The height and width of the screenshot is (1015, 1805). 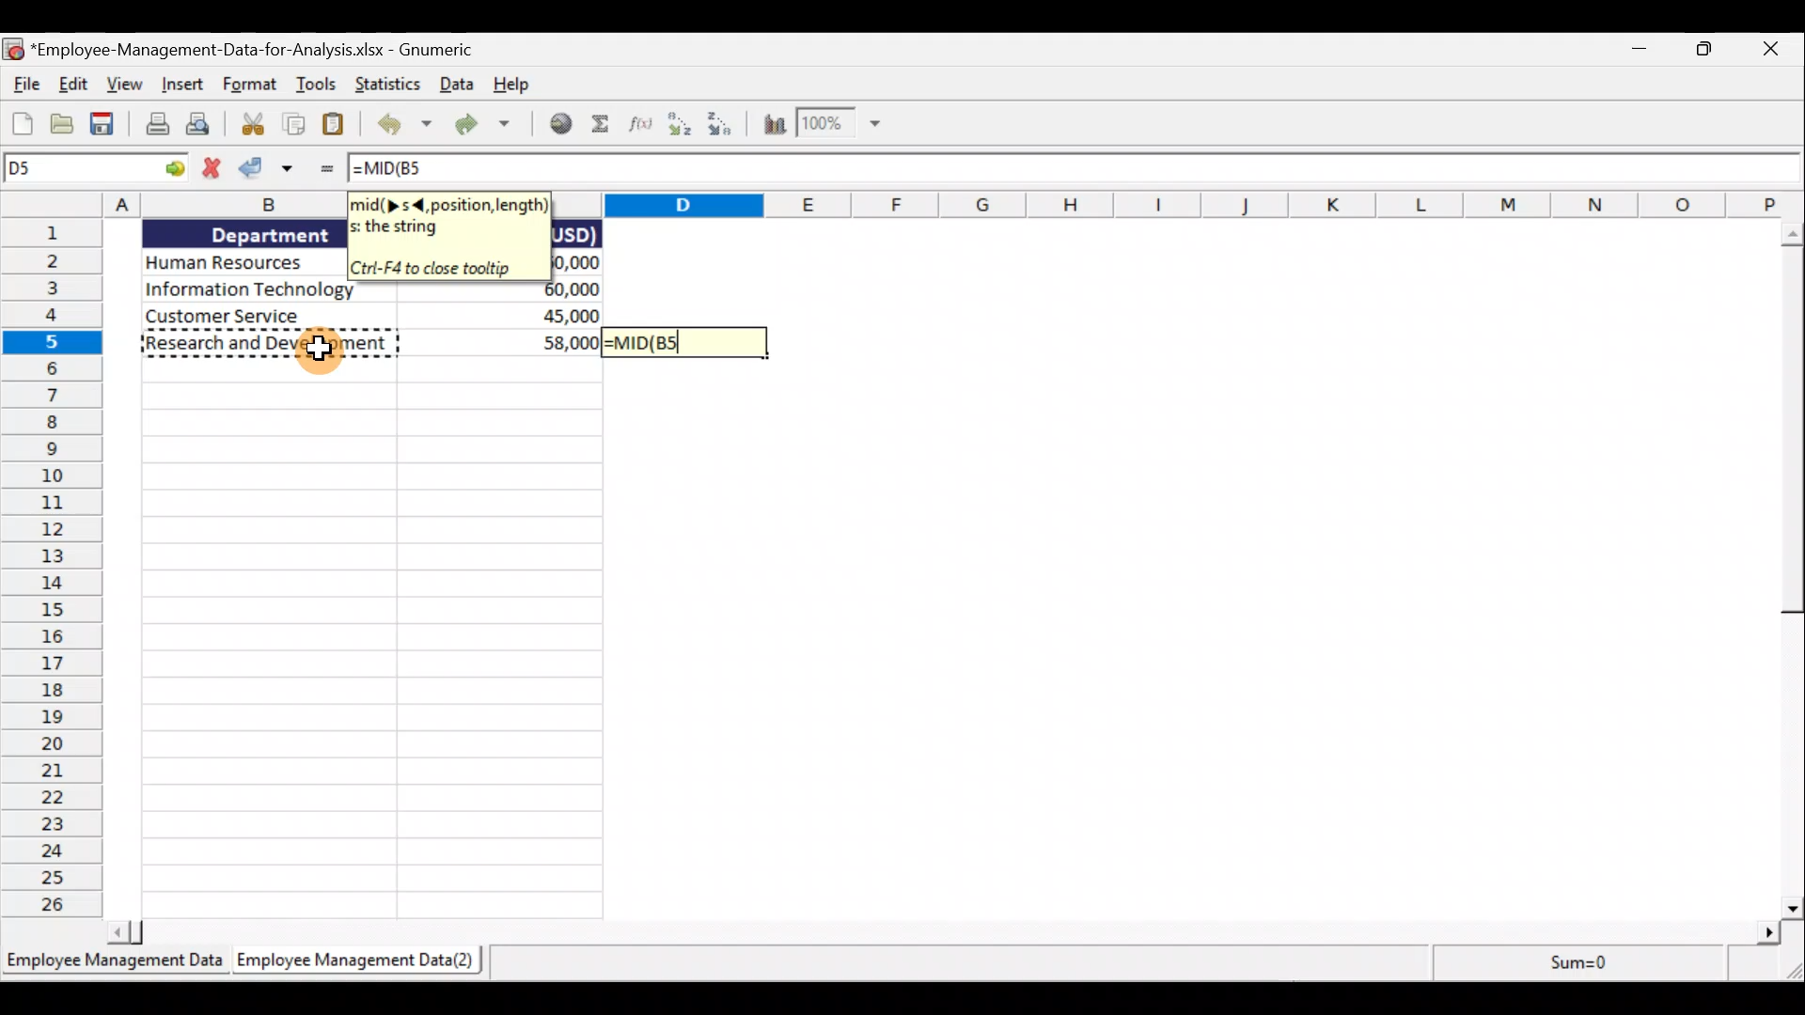 I want to click on Sum into the current cell, so click(x=601, y=128).